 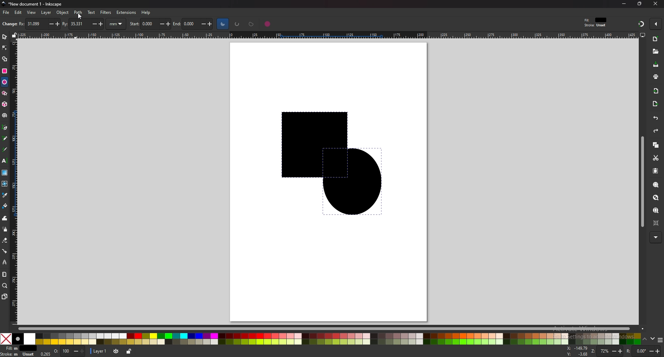 What do you see at coordinates (5, 251) in the screenshot?
I see `connector` at bounding box center [5, 251].